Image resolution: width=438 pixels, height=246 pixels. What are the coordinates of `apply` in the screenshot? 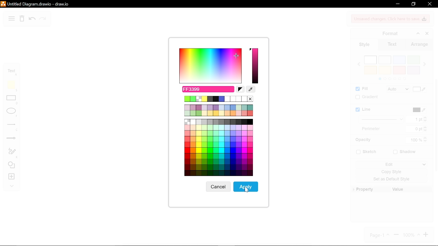 It's located at (246, 187).